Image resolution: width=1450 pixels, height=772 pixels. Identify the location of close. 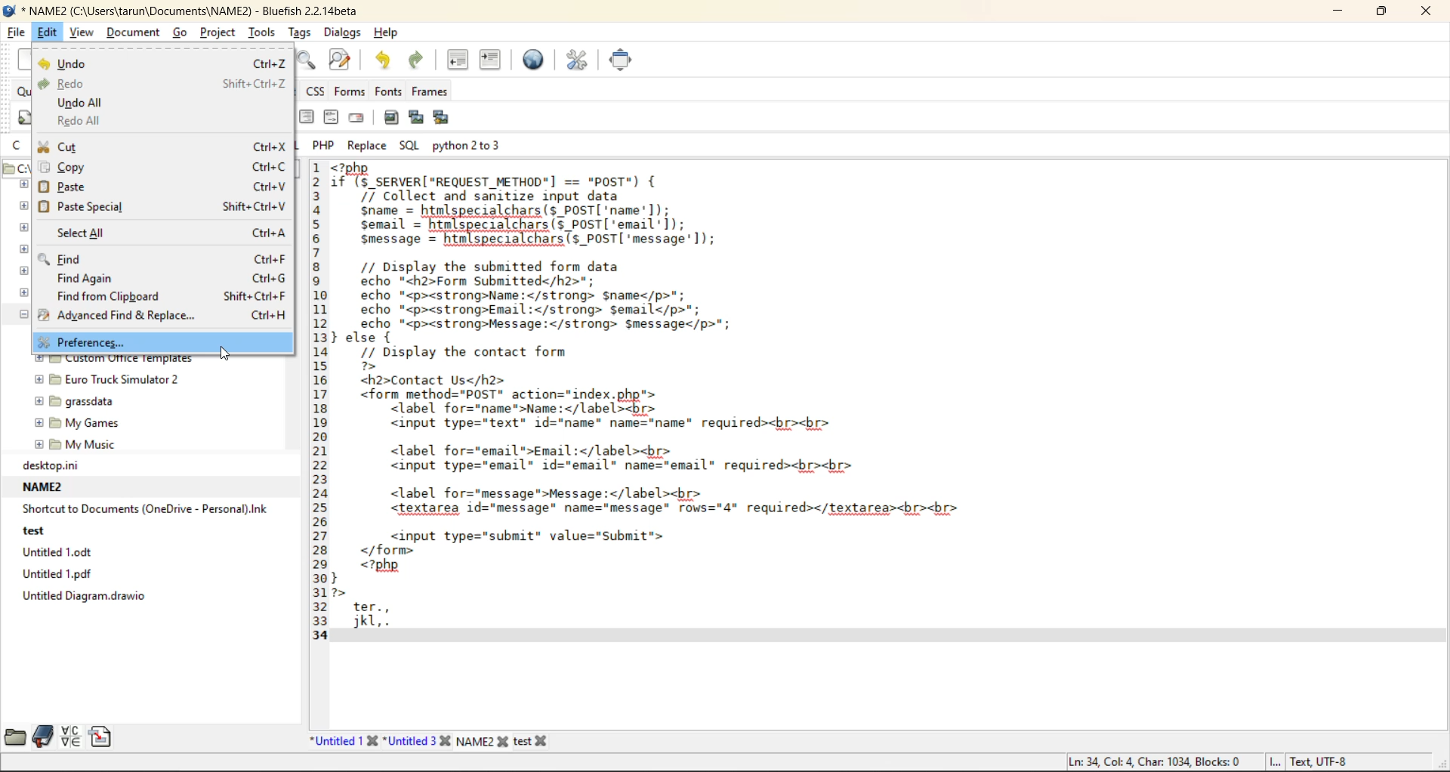
(1430, 12).